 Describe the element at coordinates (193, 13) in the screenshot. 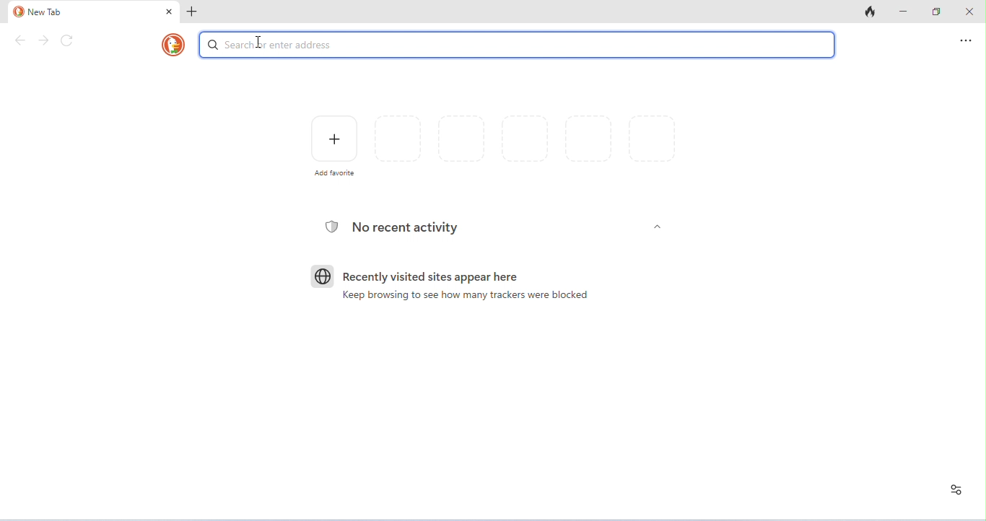

I see `add new tab` at that location.